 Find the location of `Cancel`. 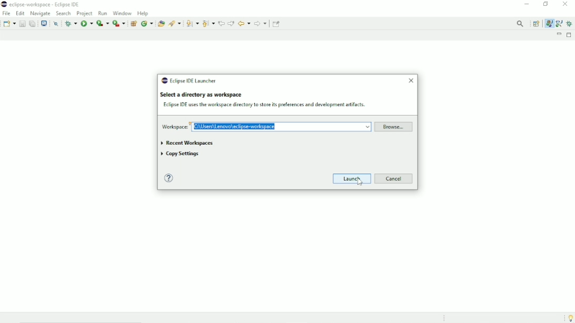

Cancel is located at coordinates (395, 178).